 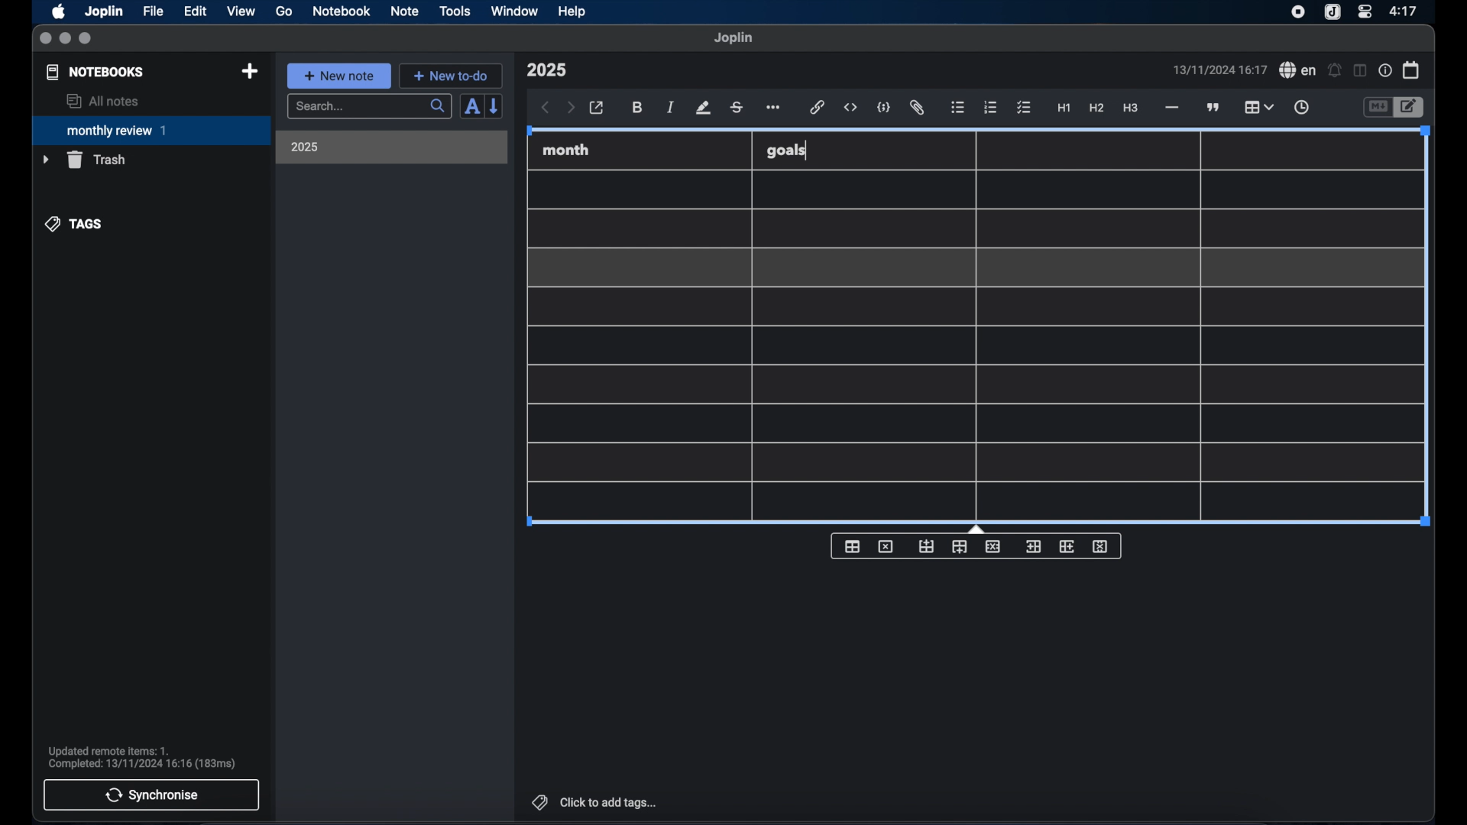 What do you see at coordinates (196, 11) in the screenshot?
I see `edit` at bounding box center [196, 11].